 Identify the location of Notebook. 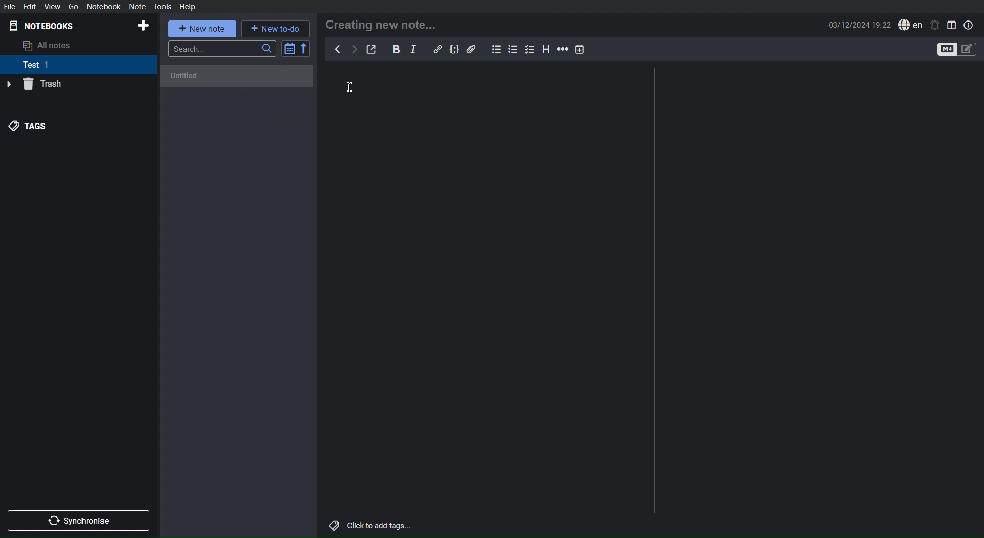
(104, 7).